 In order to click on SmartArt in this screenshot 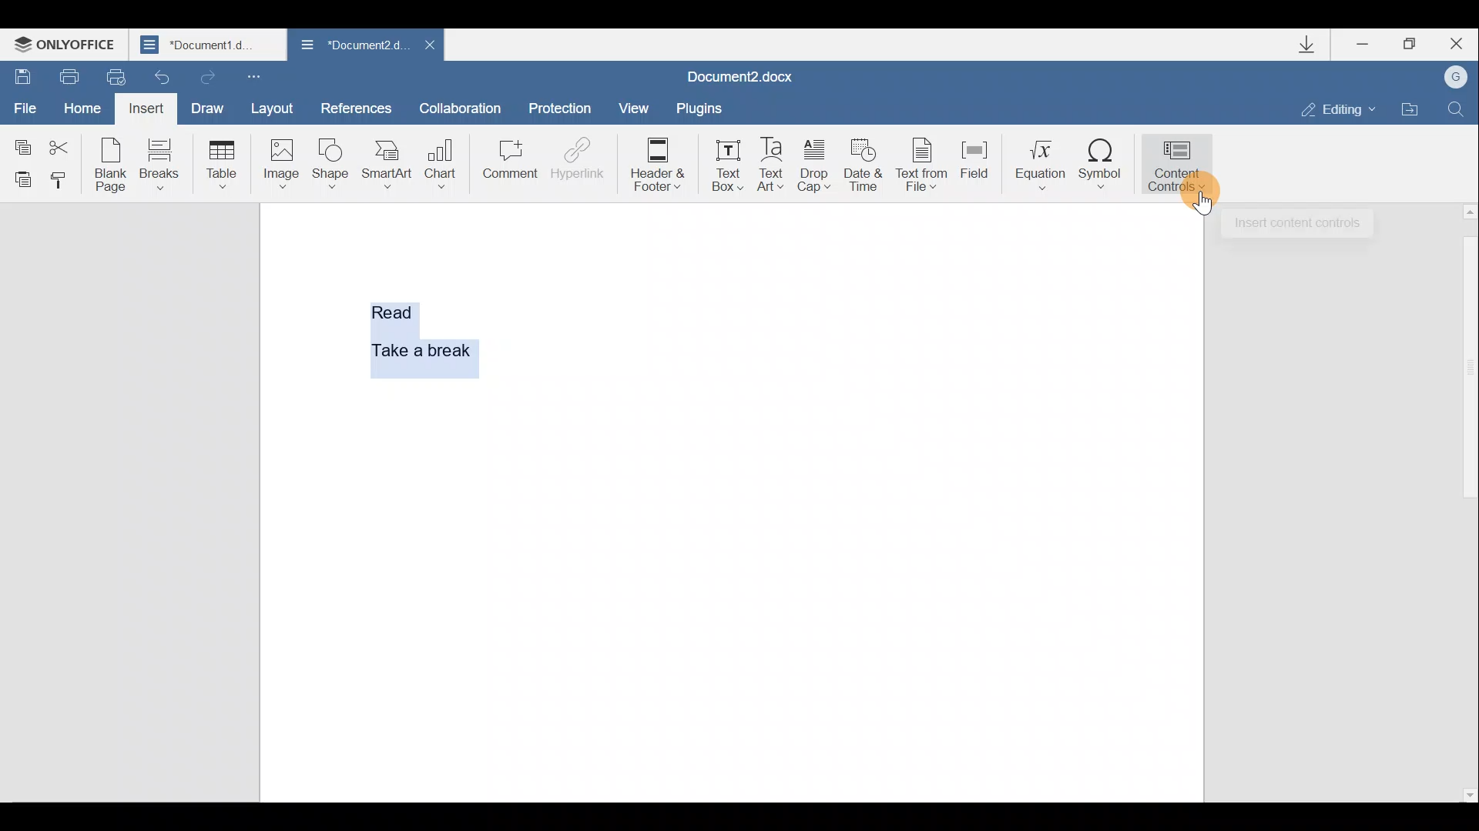, I will do `click(387, 165)`.